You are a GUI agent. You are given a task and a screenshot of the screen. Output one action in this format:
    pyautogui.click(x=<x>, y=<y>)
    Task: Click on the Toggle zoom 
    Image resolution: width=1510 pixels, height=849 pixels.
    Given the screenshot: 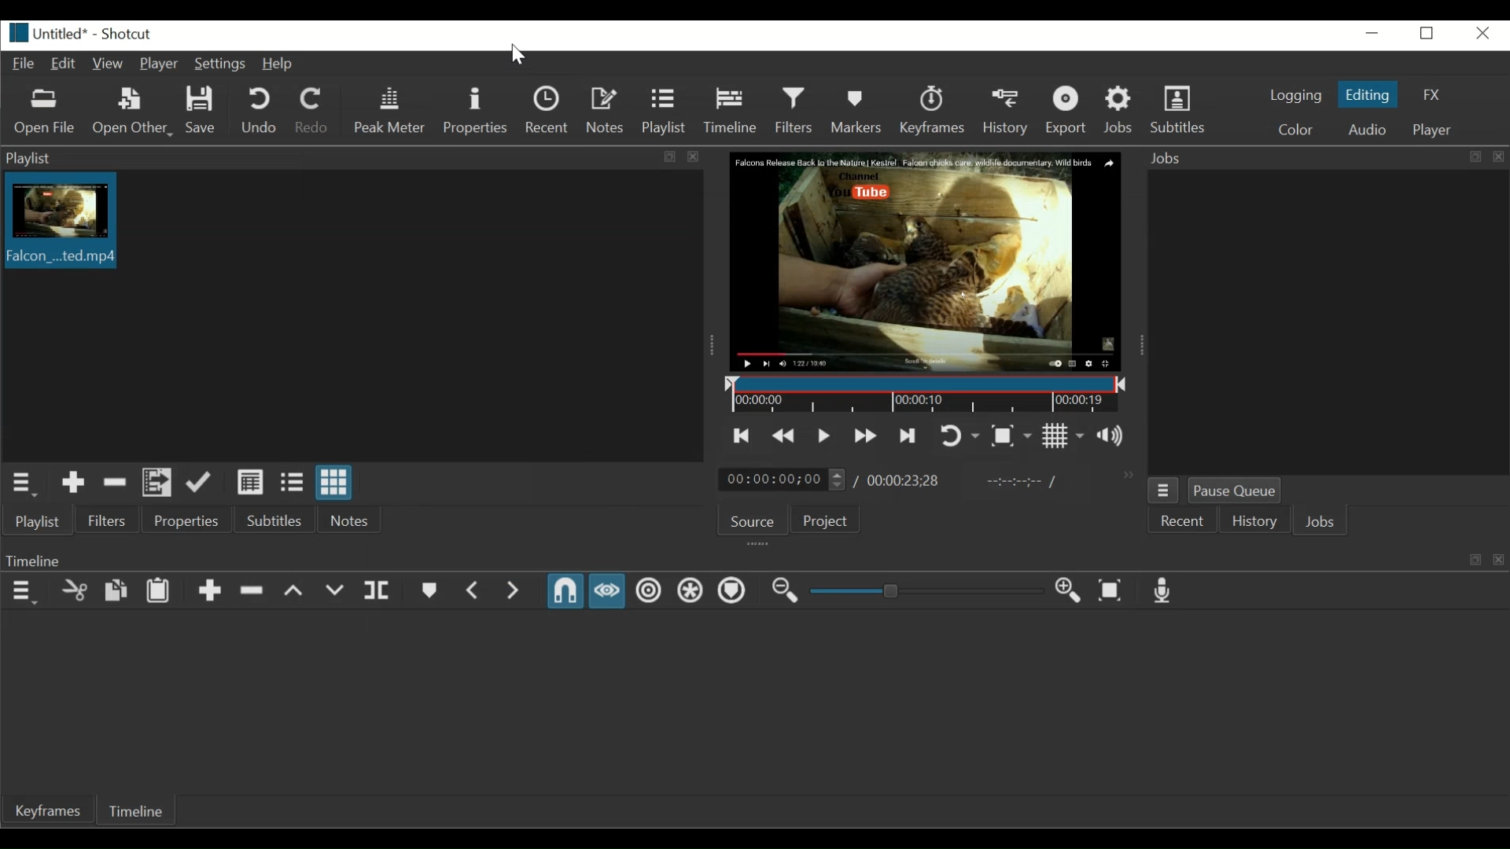 What is the action you would take?
    pyautogui.click(x=1012, y=434)
    